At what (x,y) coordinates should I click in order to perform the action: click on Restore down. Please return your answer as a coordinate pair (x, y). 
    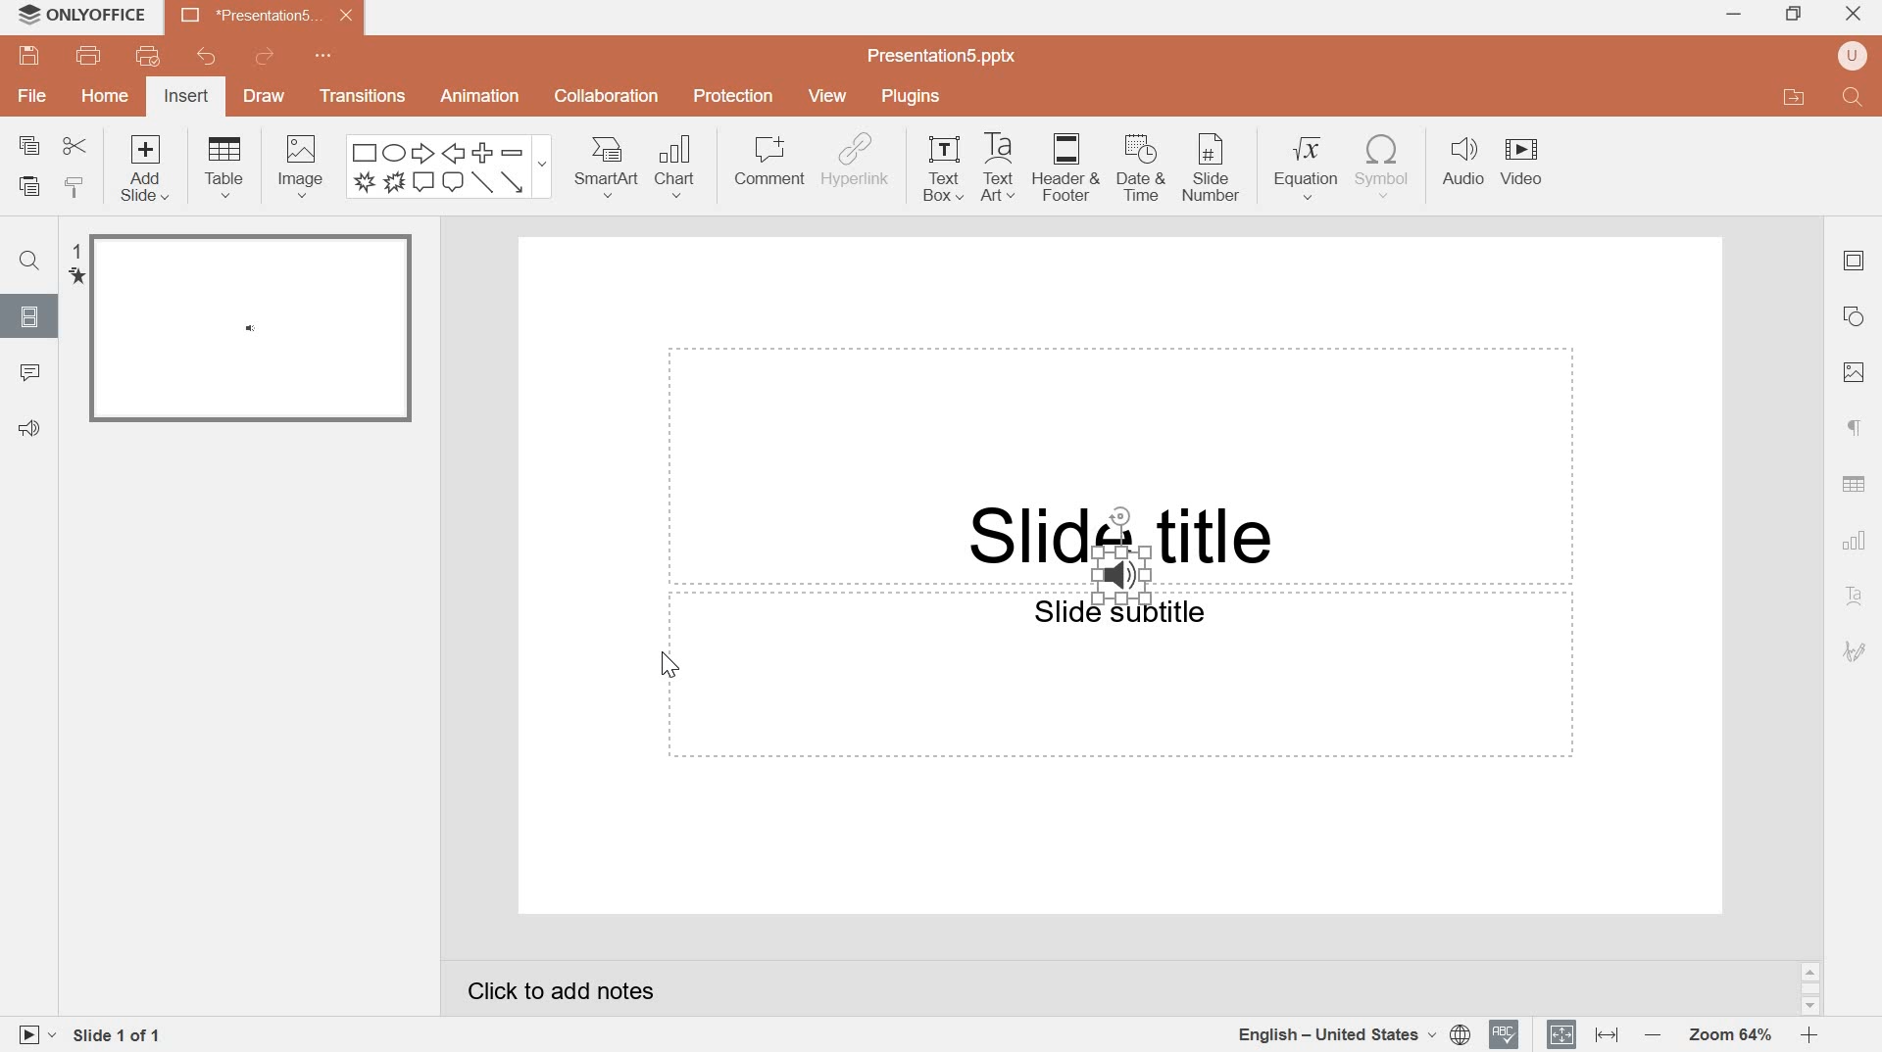
    Looking at the image, I should click on (1797, 14).